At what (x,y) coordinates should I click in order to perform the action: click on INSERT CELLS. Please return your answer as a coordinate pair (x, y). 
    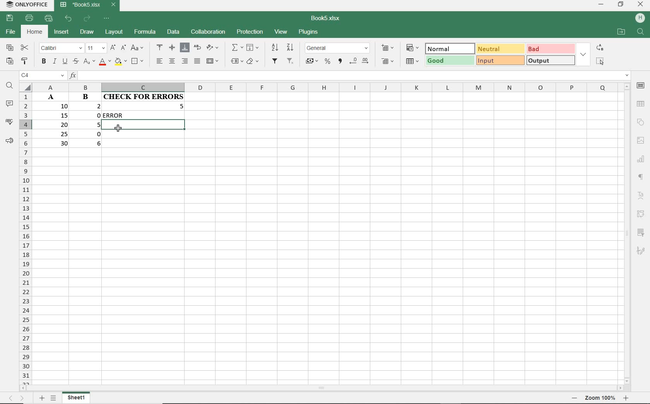
    Looking at the image, I should click on (387, 48).